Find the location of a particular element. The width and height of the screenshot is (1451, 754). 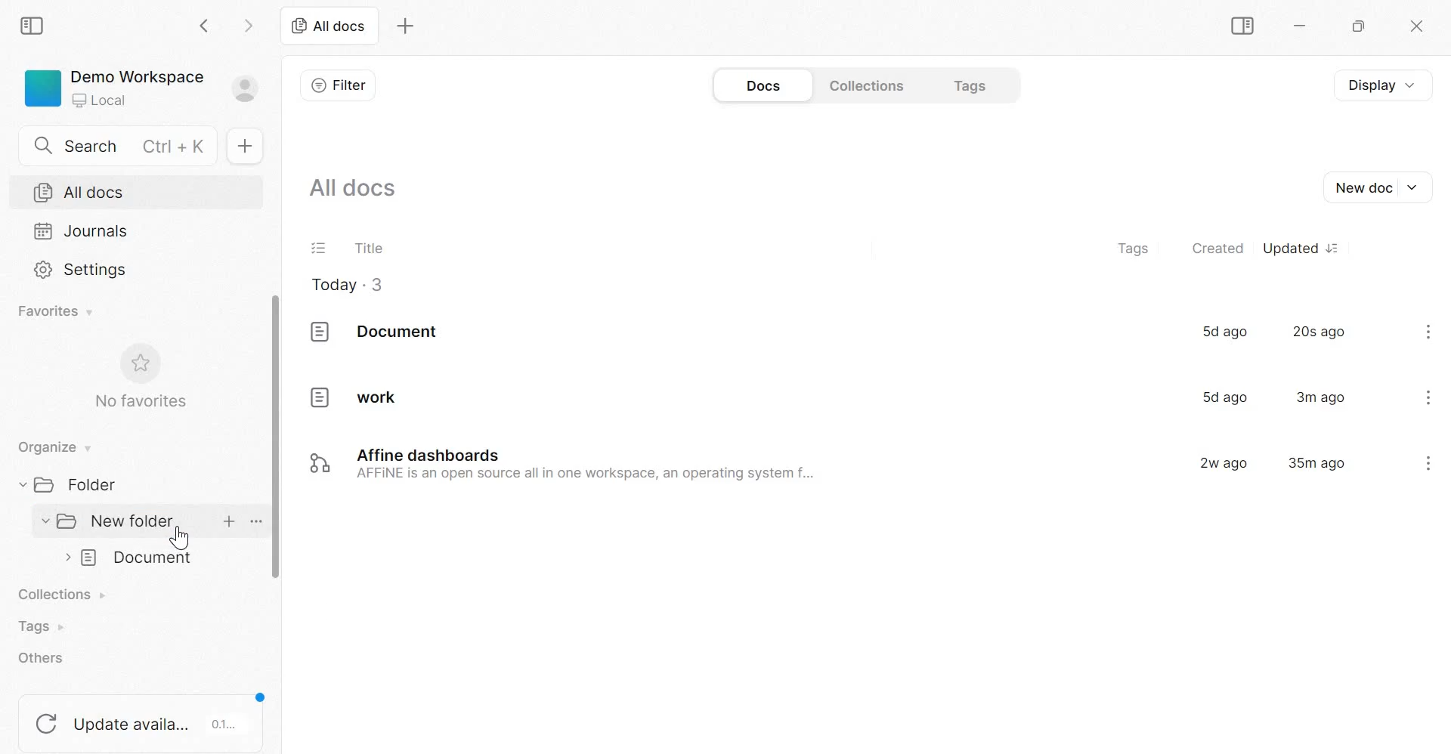

Updated is located at coordinates (1300, 245).